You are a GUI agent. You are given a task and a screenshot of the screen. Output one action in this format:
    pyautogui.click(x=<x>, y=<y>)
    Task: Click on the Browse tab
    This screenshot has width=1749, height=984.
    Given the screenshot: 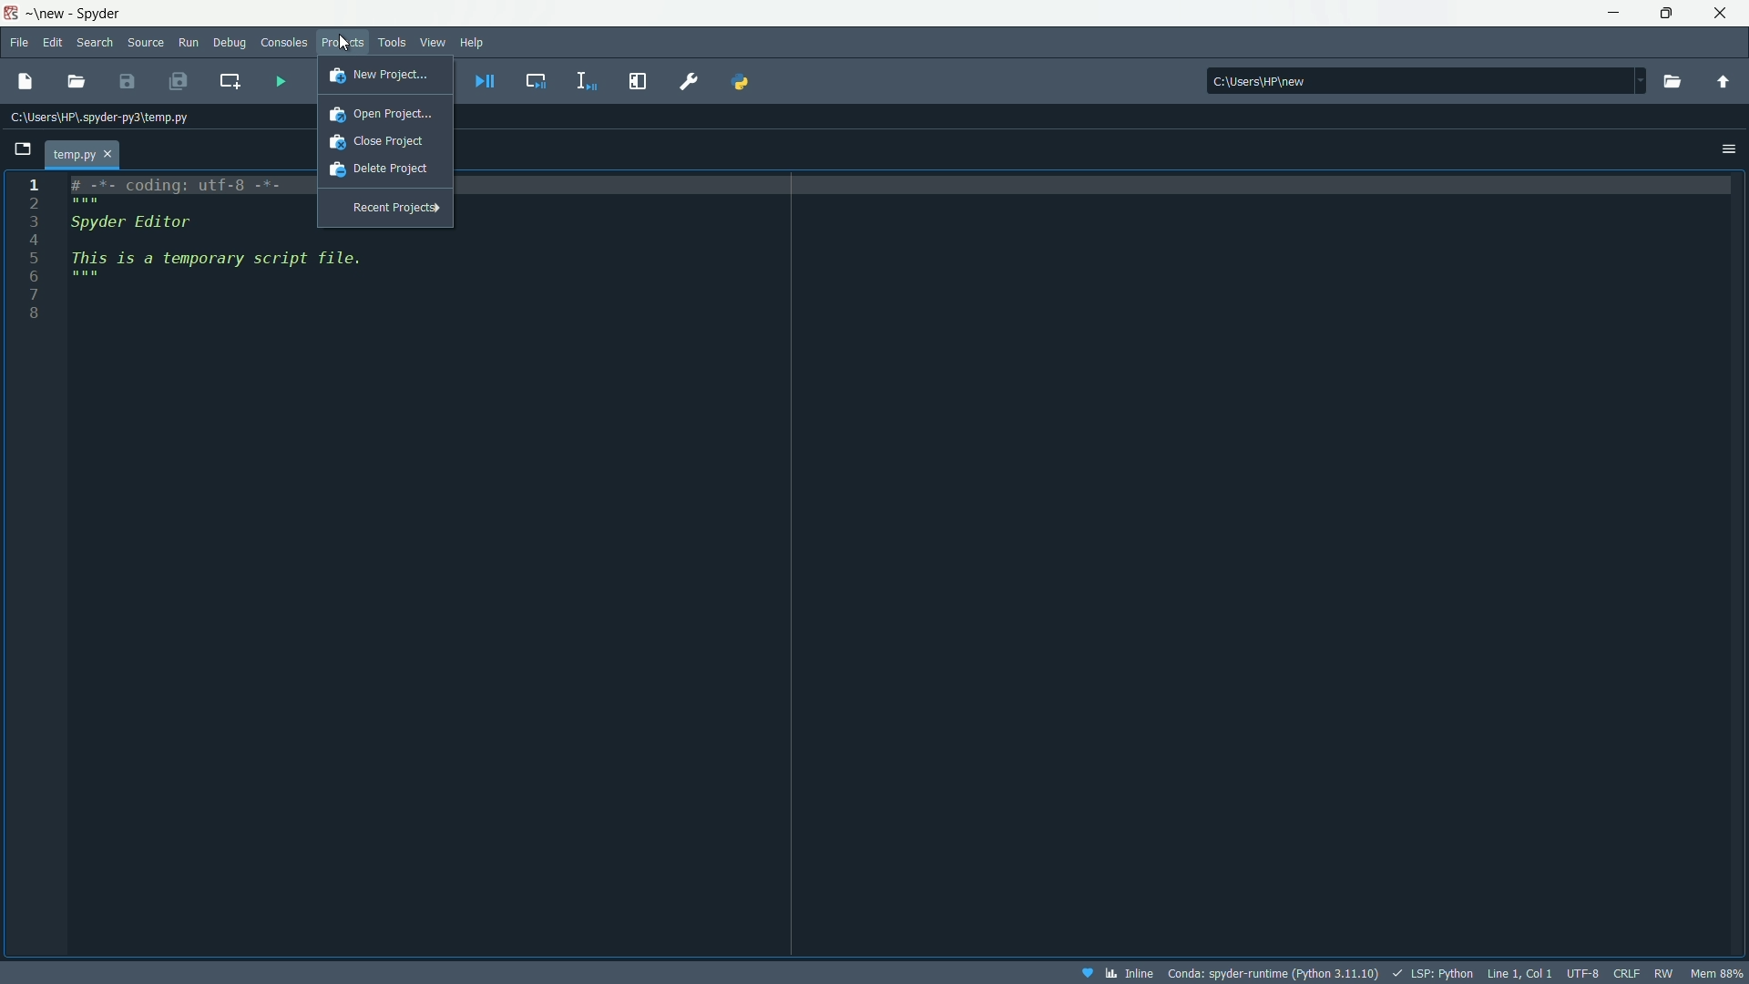 What is the action you would take?
    pyautogui.click(x=23, y=147)
    